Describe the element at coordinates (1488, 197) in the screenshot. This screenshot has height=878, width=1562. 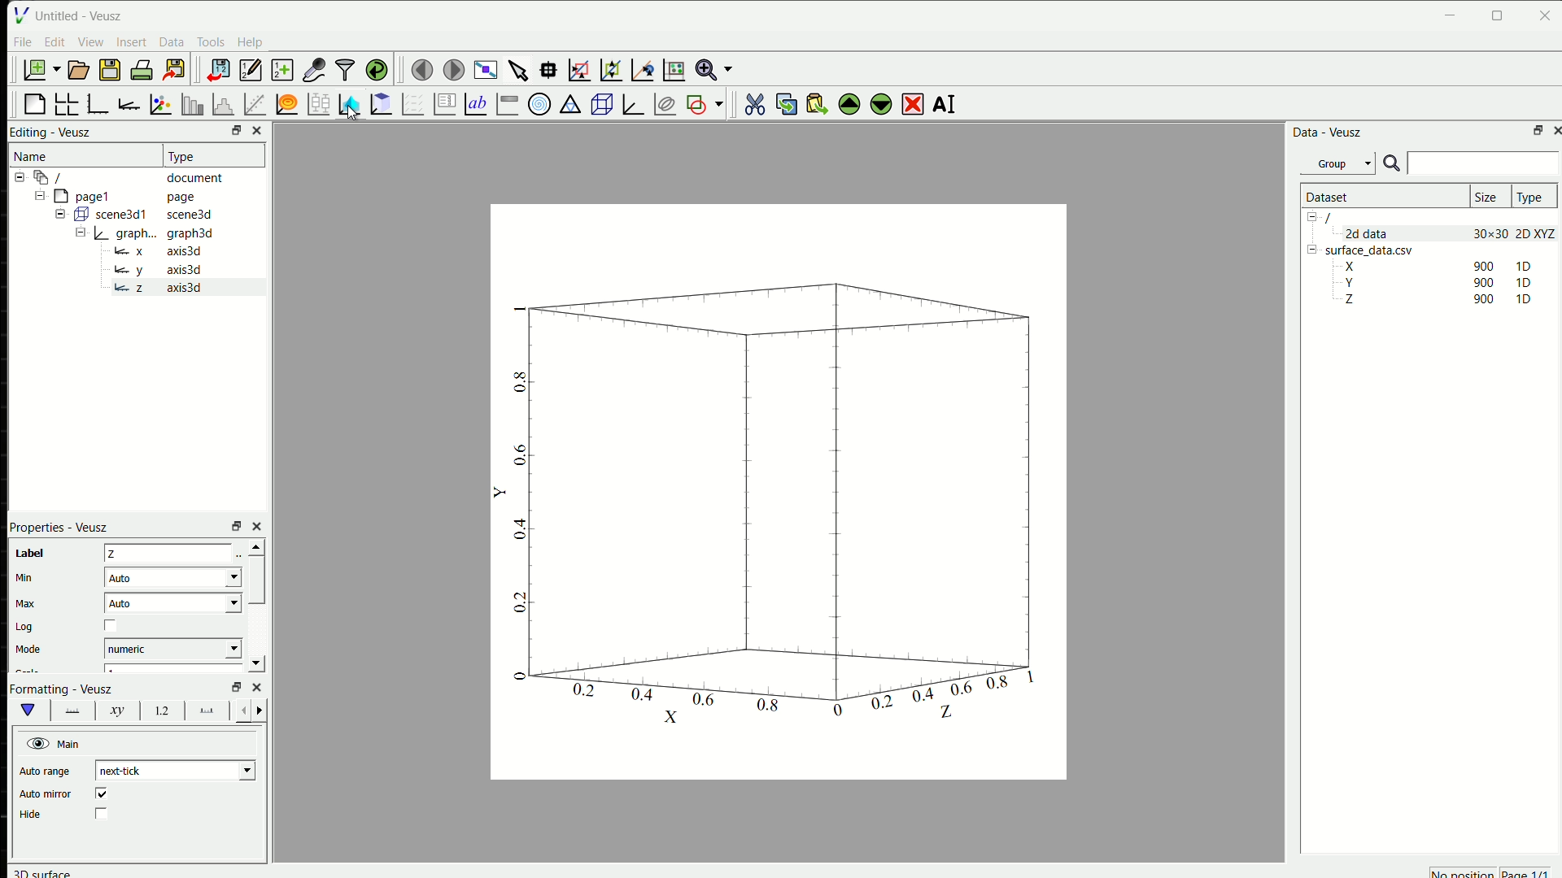
I see `Size` at that location.